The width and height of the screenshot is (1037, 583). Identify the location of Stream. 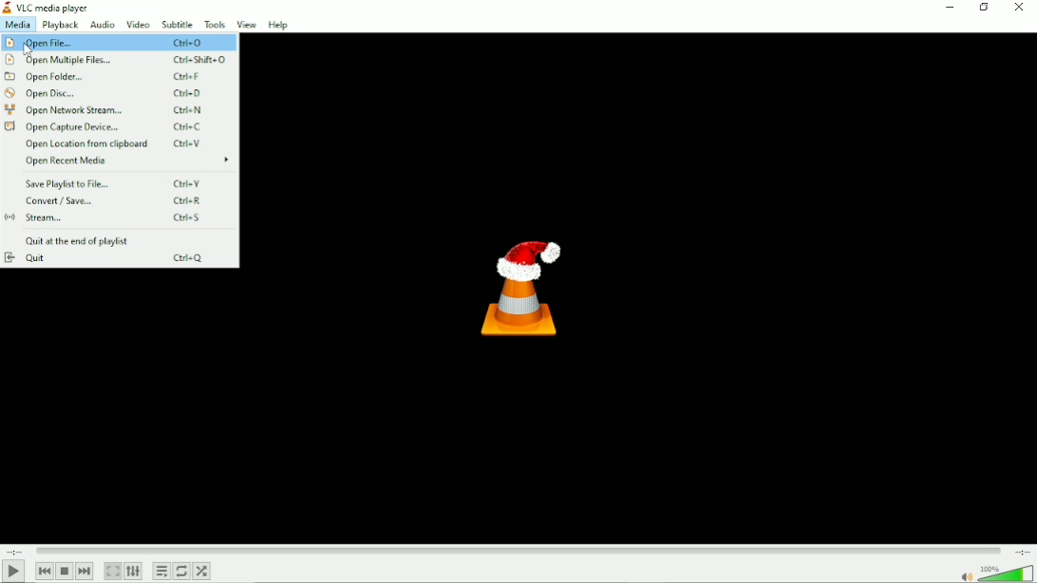
(116, 218).